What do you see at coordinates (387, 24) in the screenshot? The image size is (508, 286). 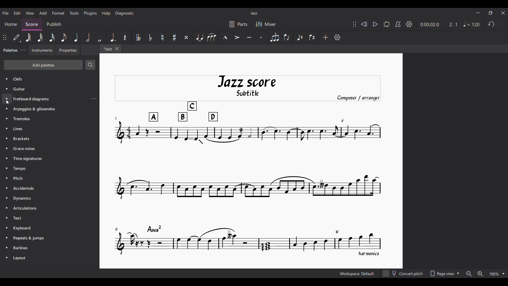 I see `Loop playback` at bounding box center [387, 24].